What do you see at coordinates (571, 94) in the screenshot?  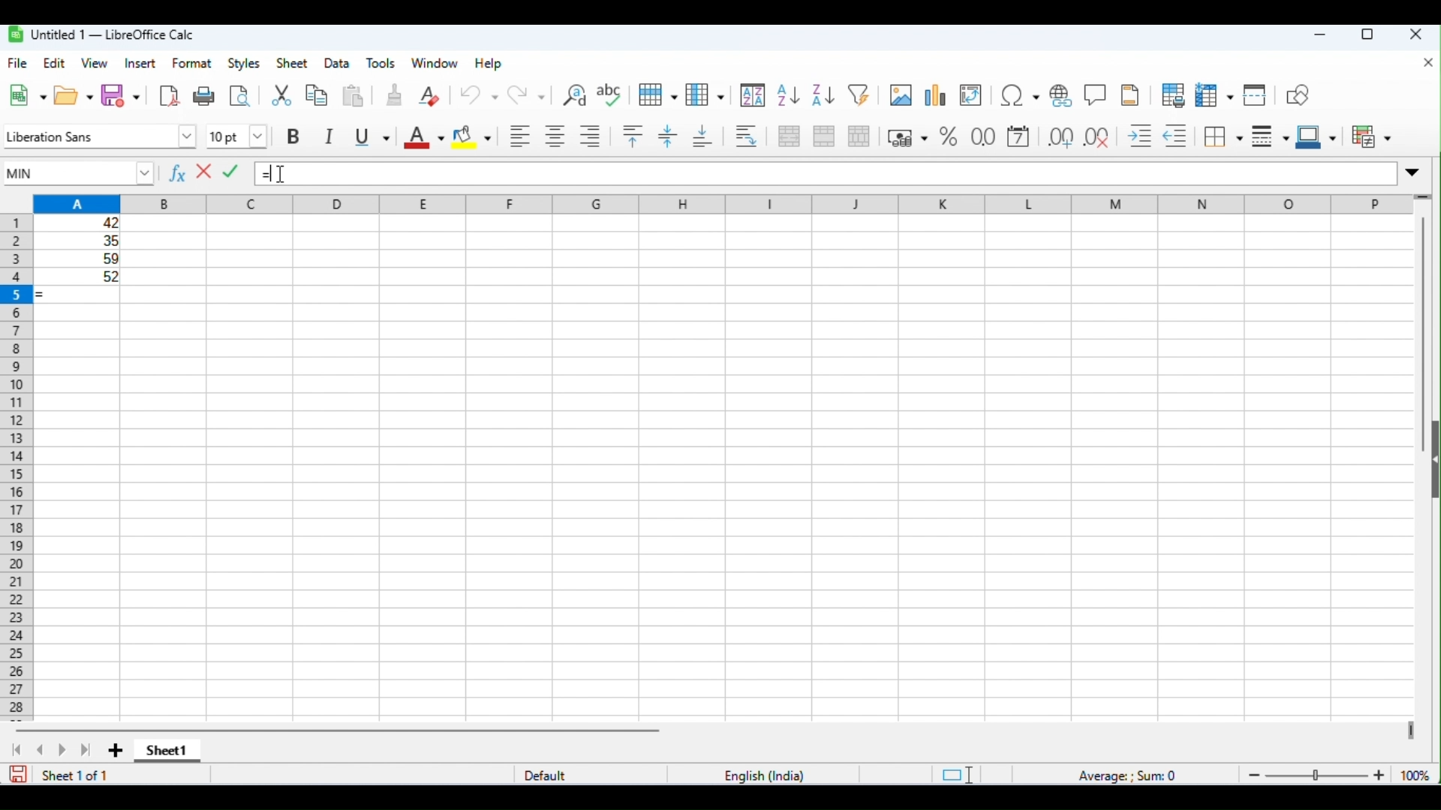 I see `find and replace` at bounding box center [571, 94].